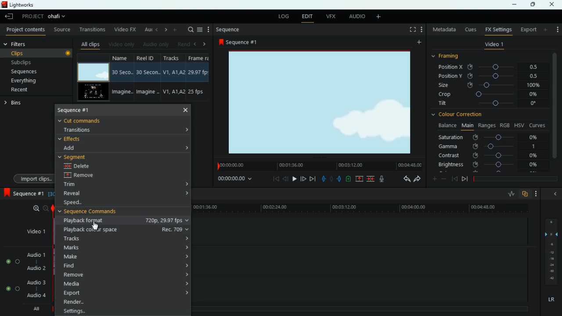 The image size is (562, 316). What do you see at coordinates (121, 78) in the screenshot?
I see `name` at bounding box center [121, 78].